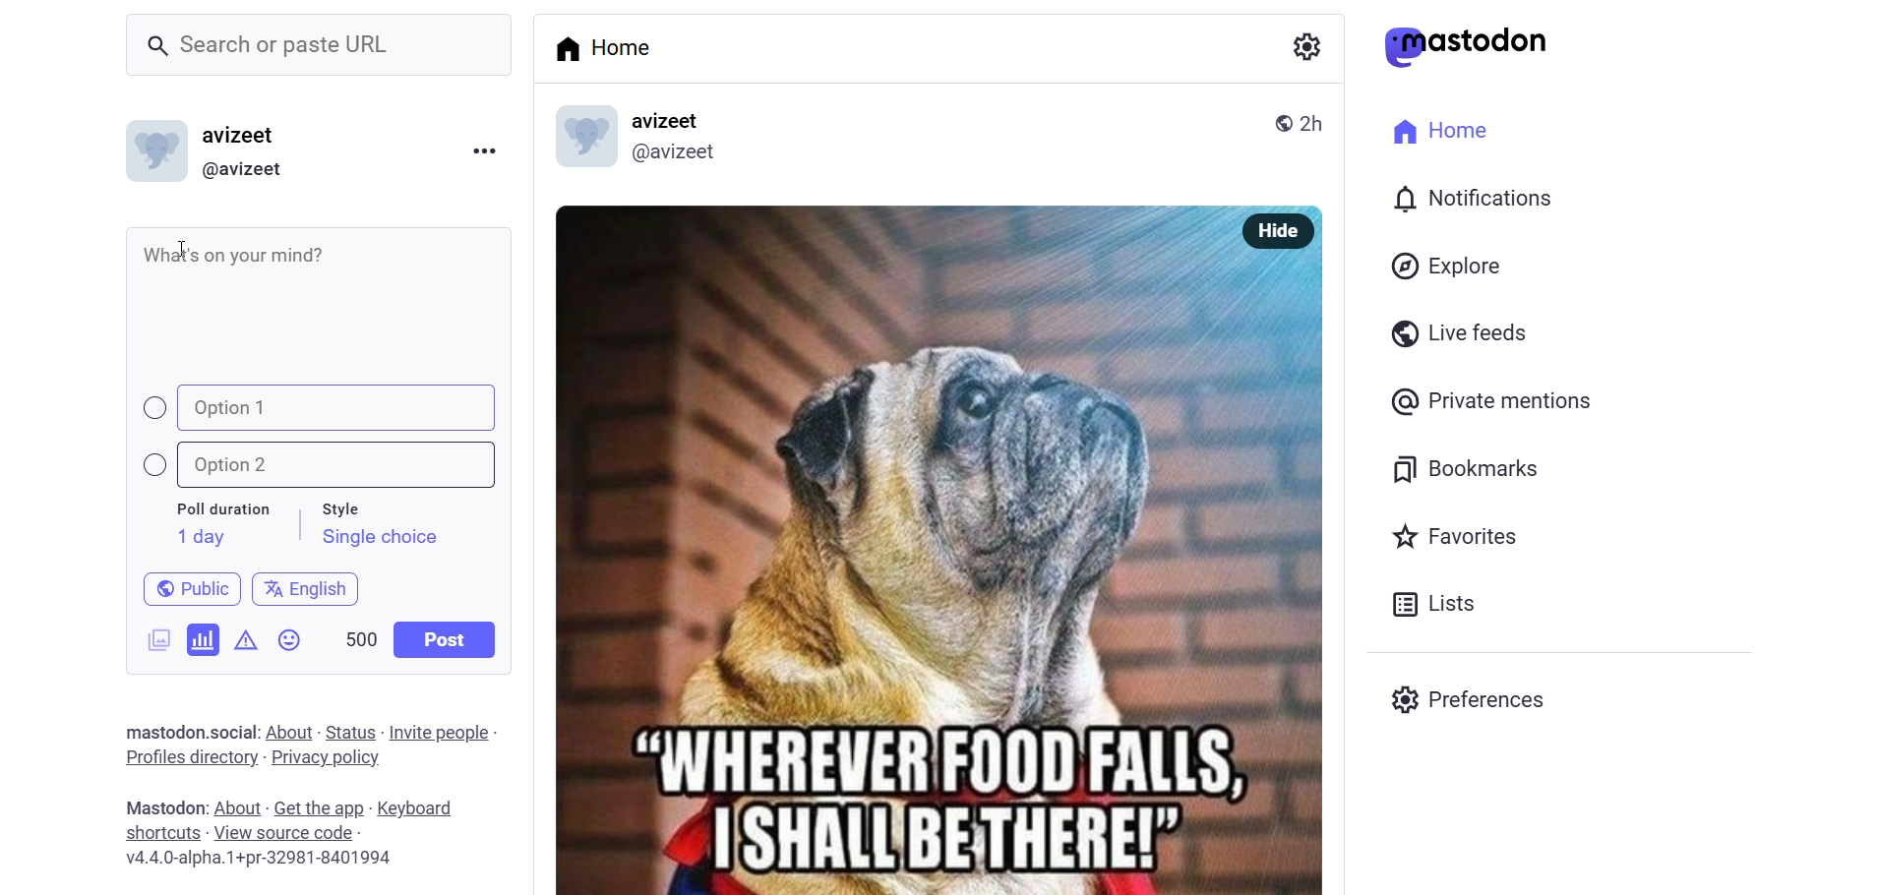 The image size is (1877, 895). What do you see at coordinates (1273, 231) in the screenshot?
I see `hide` at bounding box center [1273, 231].